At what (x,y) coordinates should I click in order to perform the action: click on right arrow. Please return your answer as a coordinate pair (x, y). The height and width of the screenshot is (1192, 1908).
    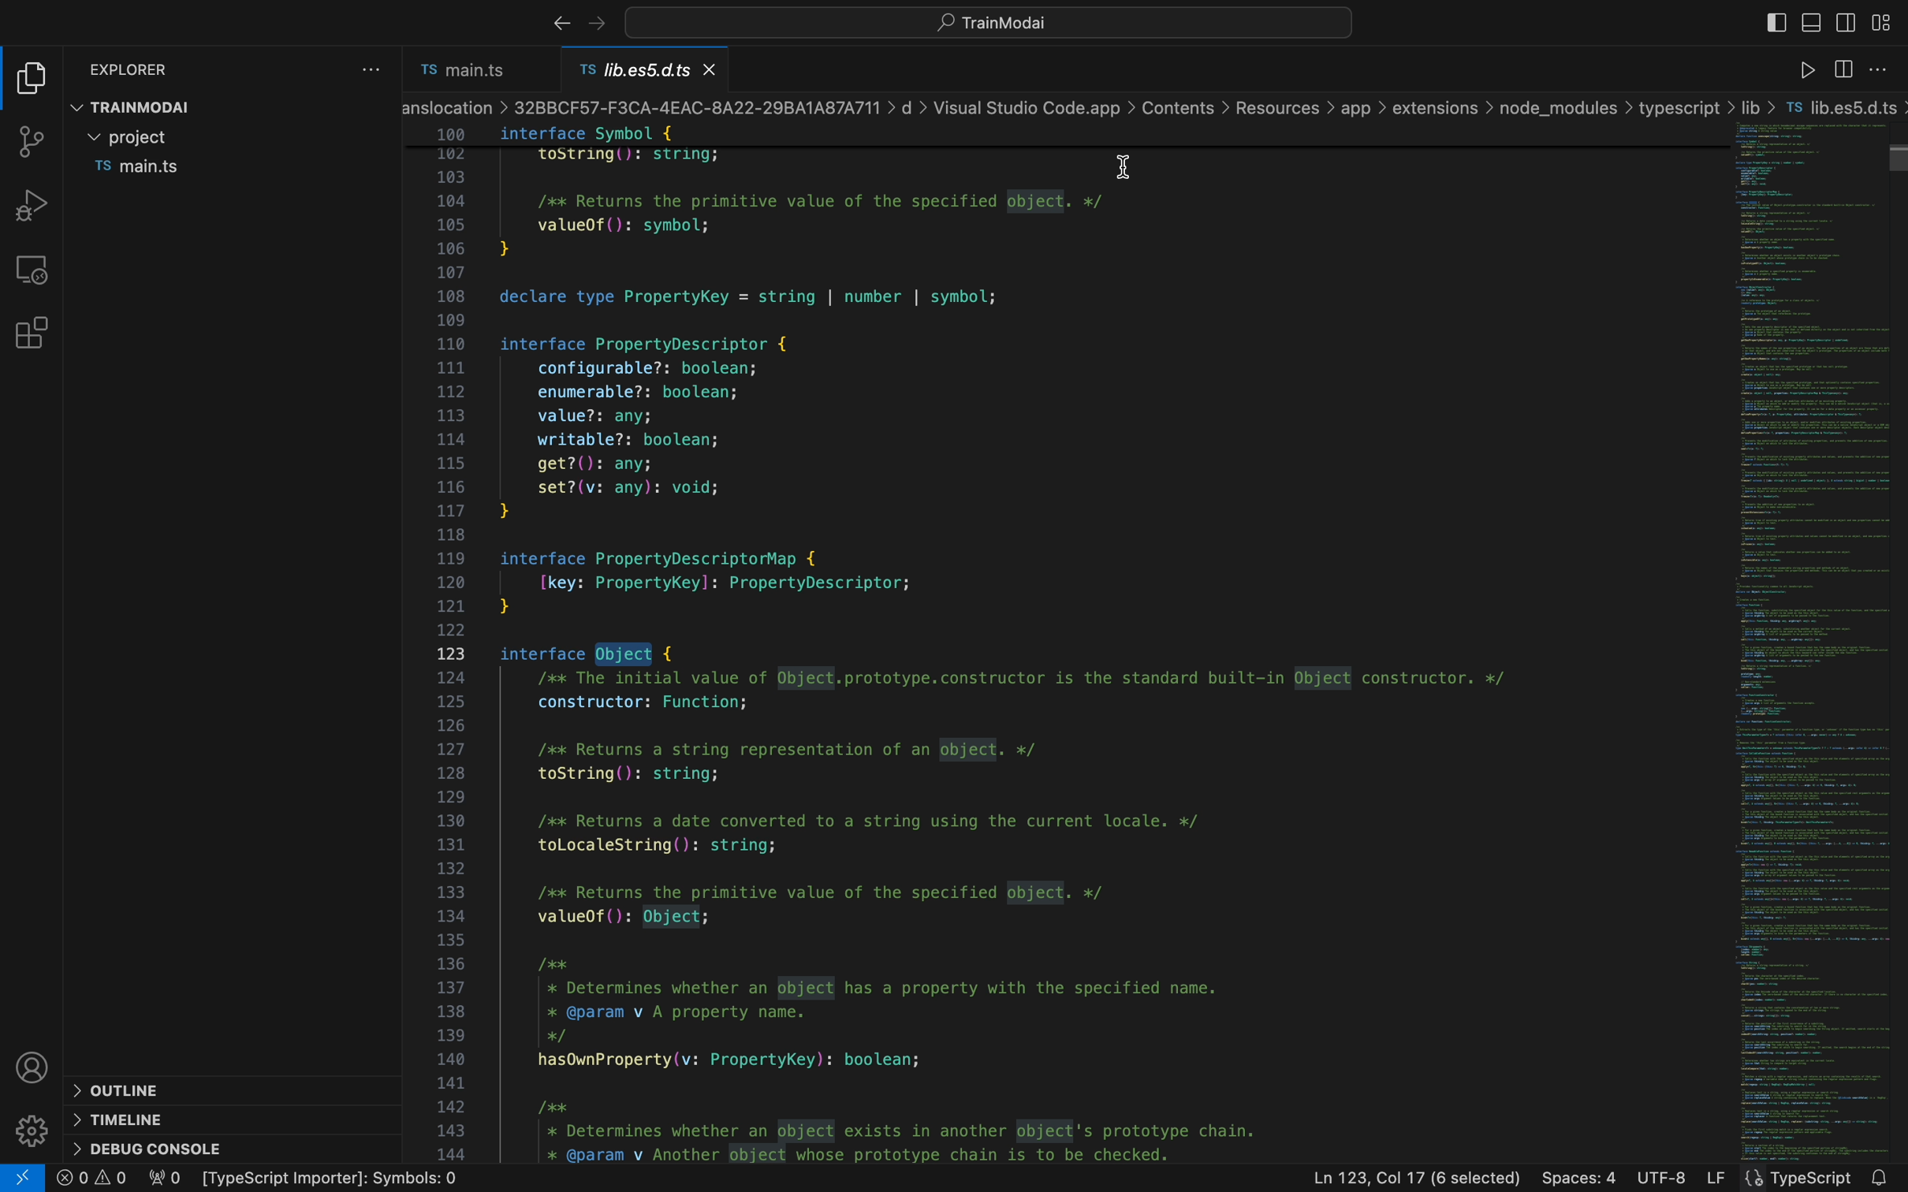
    Looking at the image, I should click on (553, 24).